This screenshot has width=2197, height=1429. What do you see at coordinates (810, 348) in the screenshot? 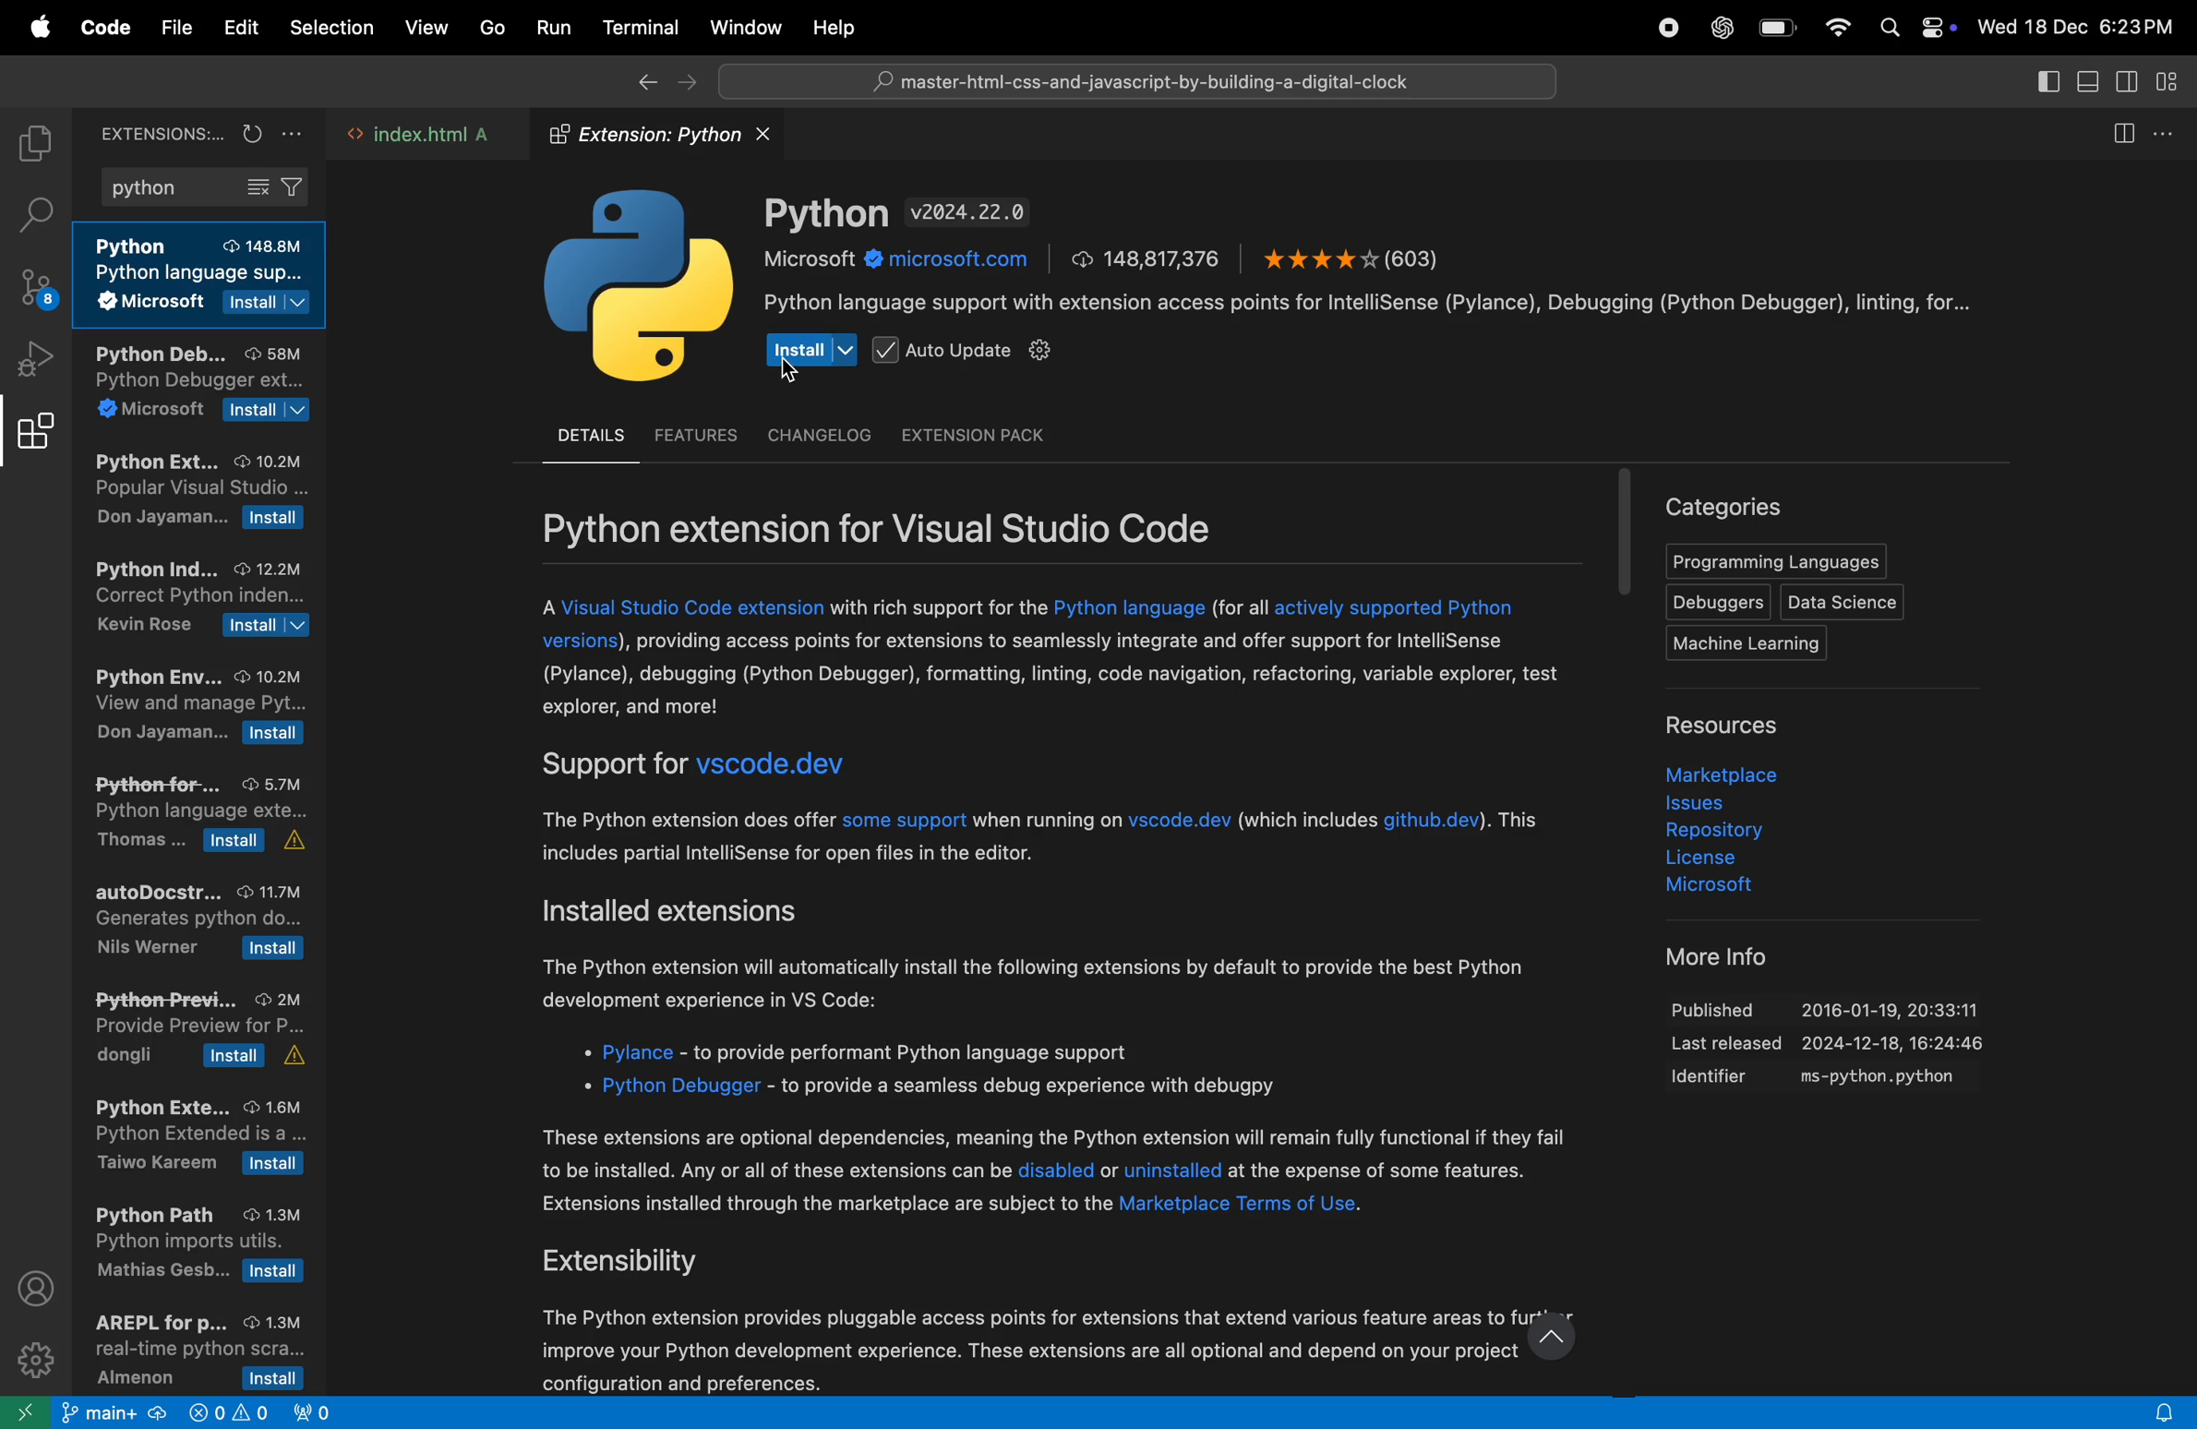
I see `install` at bounding box center [810, 348].